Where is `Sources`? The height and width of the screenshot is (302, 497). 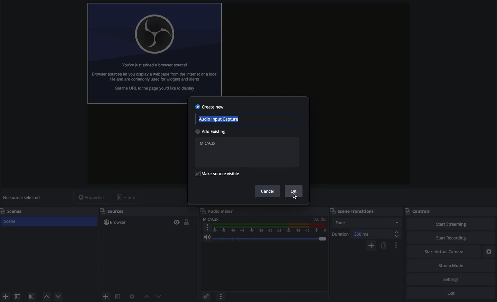 Sources is located at coordinates (111, 212).